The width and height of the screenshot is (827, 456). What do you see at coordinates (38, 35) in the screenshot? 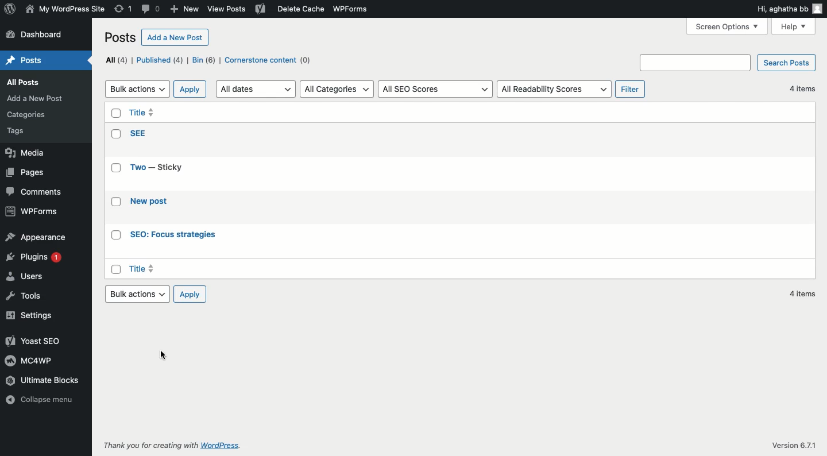
I see `Dashboard` at bounding box center [38, 35].